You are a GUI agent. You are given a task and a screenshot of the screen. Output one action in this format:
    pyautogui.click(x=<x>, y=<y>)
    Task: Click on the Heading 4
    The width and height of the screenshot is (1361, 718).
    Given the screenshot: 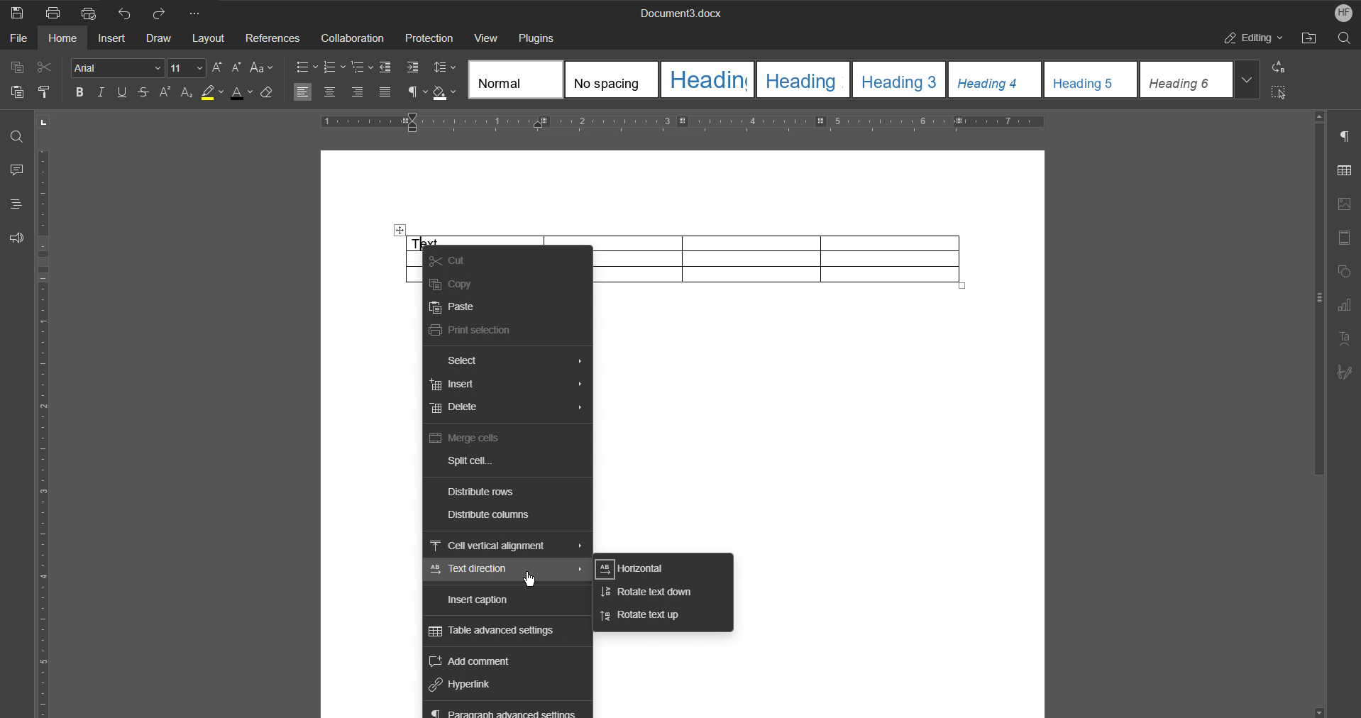 What is the action you would take?
    pyautogui.click(x=995, y=79)
    